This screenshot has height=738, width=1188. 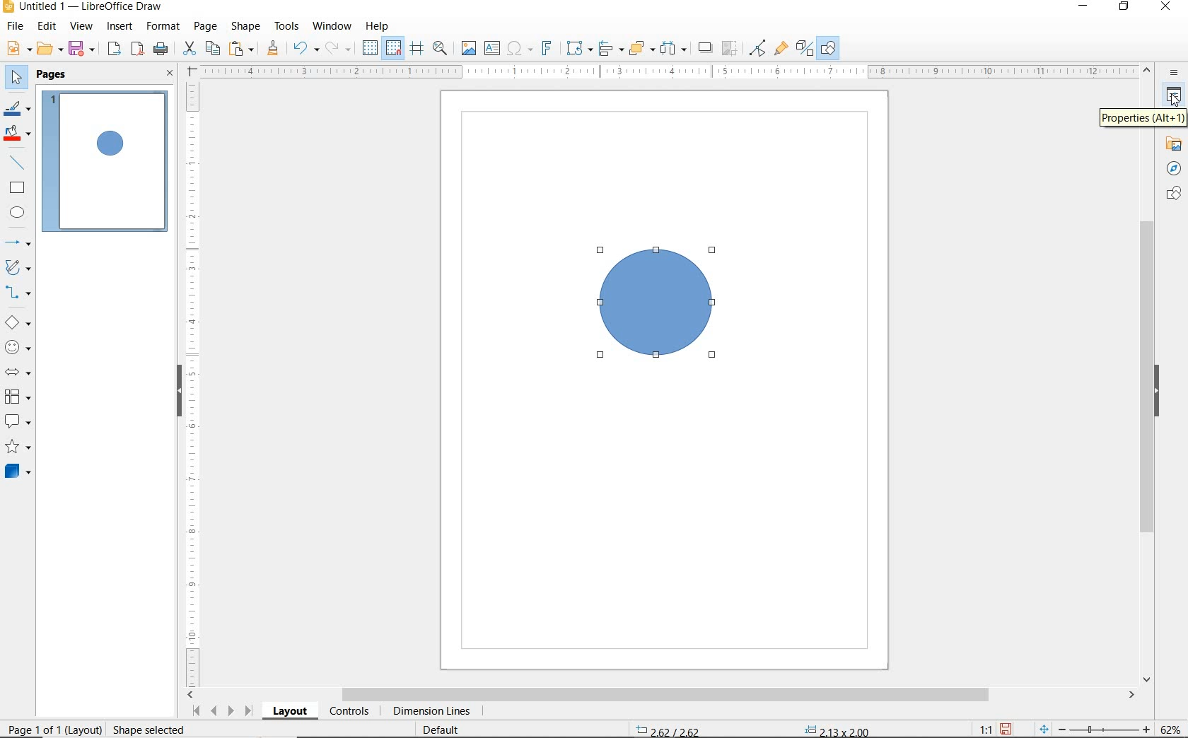 I want to click on TRANSFORMATIONS, so click(x=579, y=47).